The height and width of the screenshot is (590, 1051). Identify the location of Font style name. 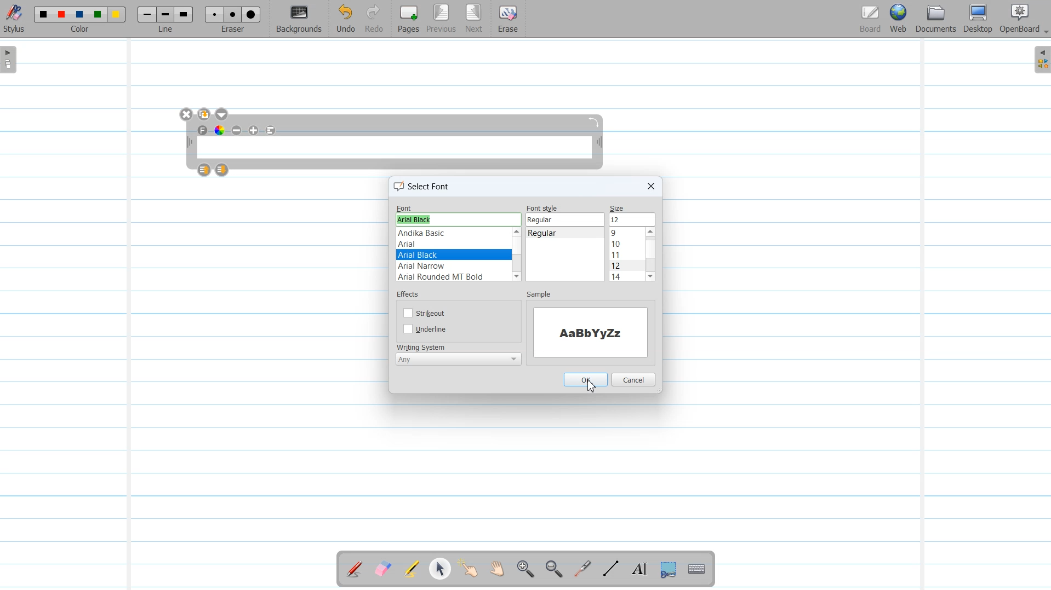
(567, 215).